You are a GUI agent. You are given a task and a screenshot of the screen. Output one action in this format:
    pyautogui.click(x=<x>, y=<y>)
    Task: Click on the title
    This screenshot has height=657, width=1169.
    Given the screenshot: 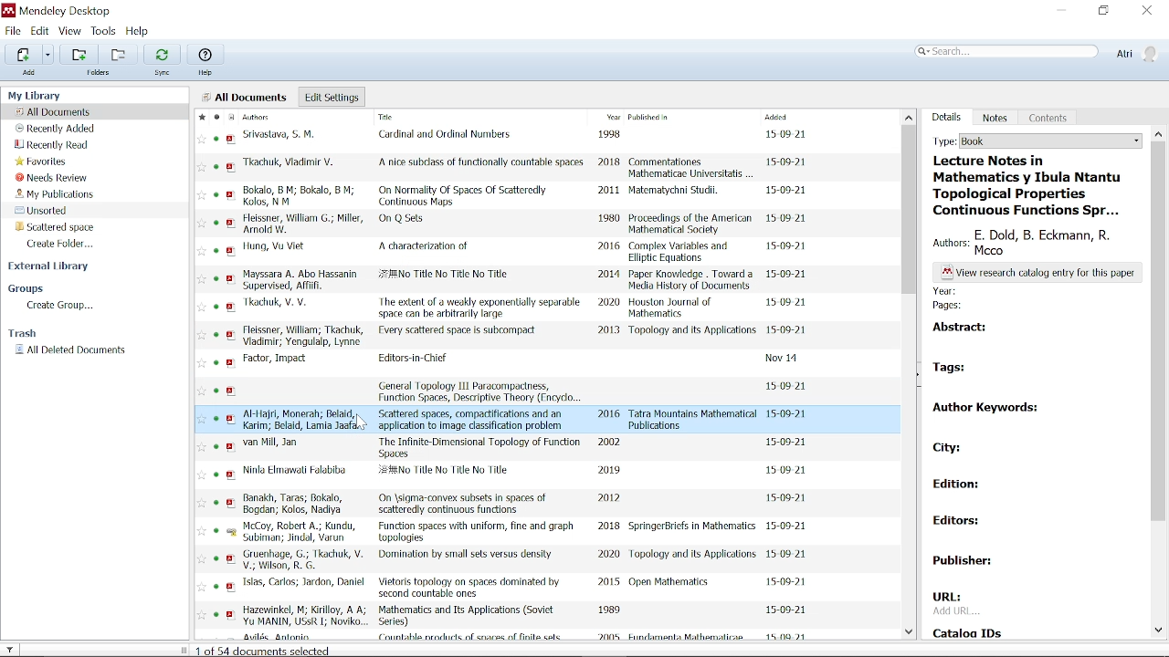 What is the action you would take?
    pyautogui.click(x=465, y=557)
    